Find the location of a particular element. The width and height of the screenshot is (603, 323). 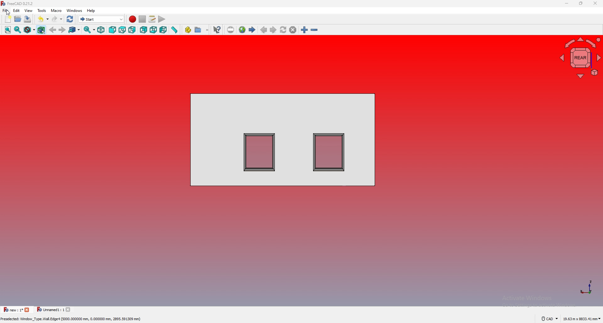

FreeCAD 0.21.2 is located at coordinates (21, 3).